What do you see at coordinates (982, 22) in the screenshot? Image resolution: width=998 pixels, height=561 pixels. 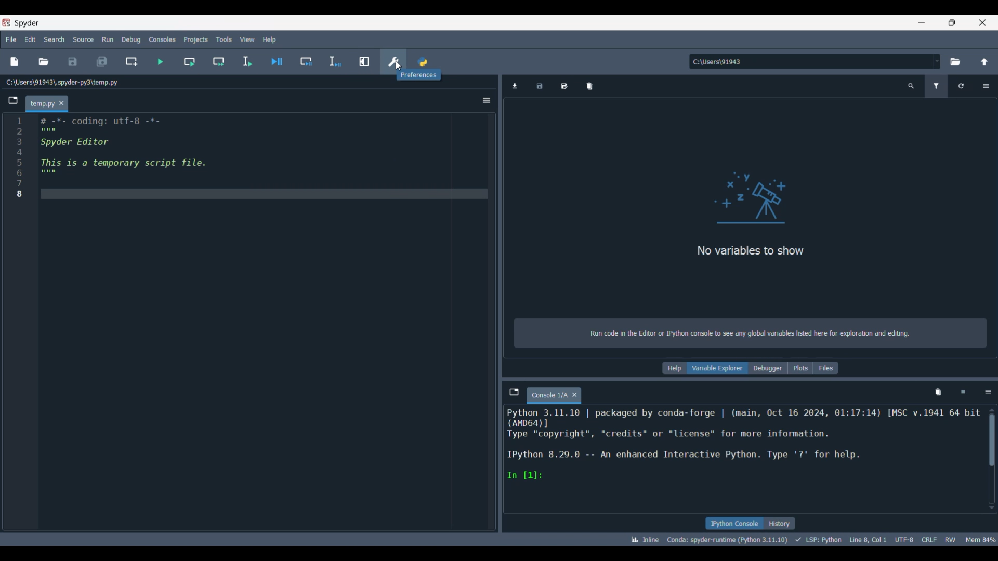 I see `Close` at bounding box center [982, 22].